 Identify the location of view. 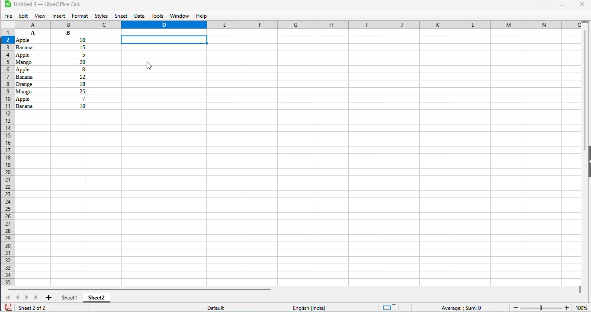
(40, 16).